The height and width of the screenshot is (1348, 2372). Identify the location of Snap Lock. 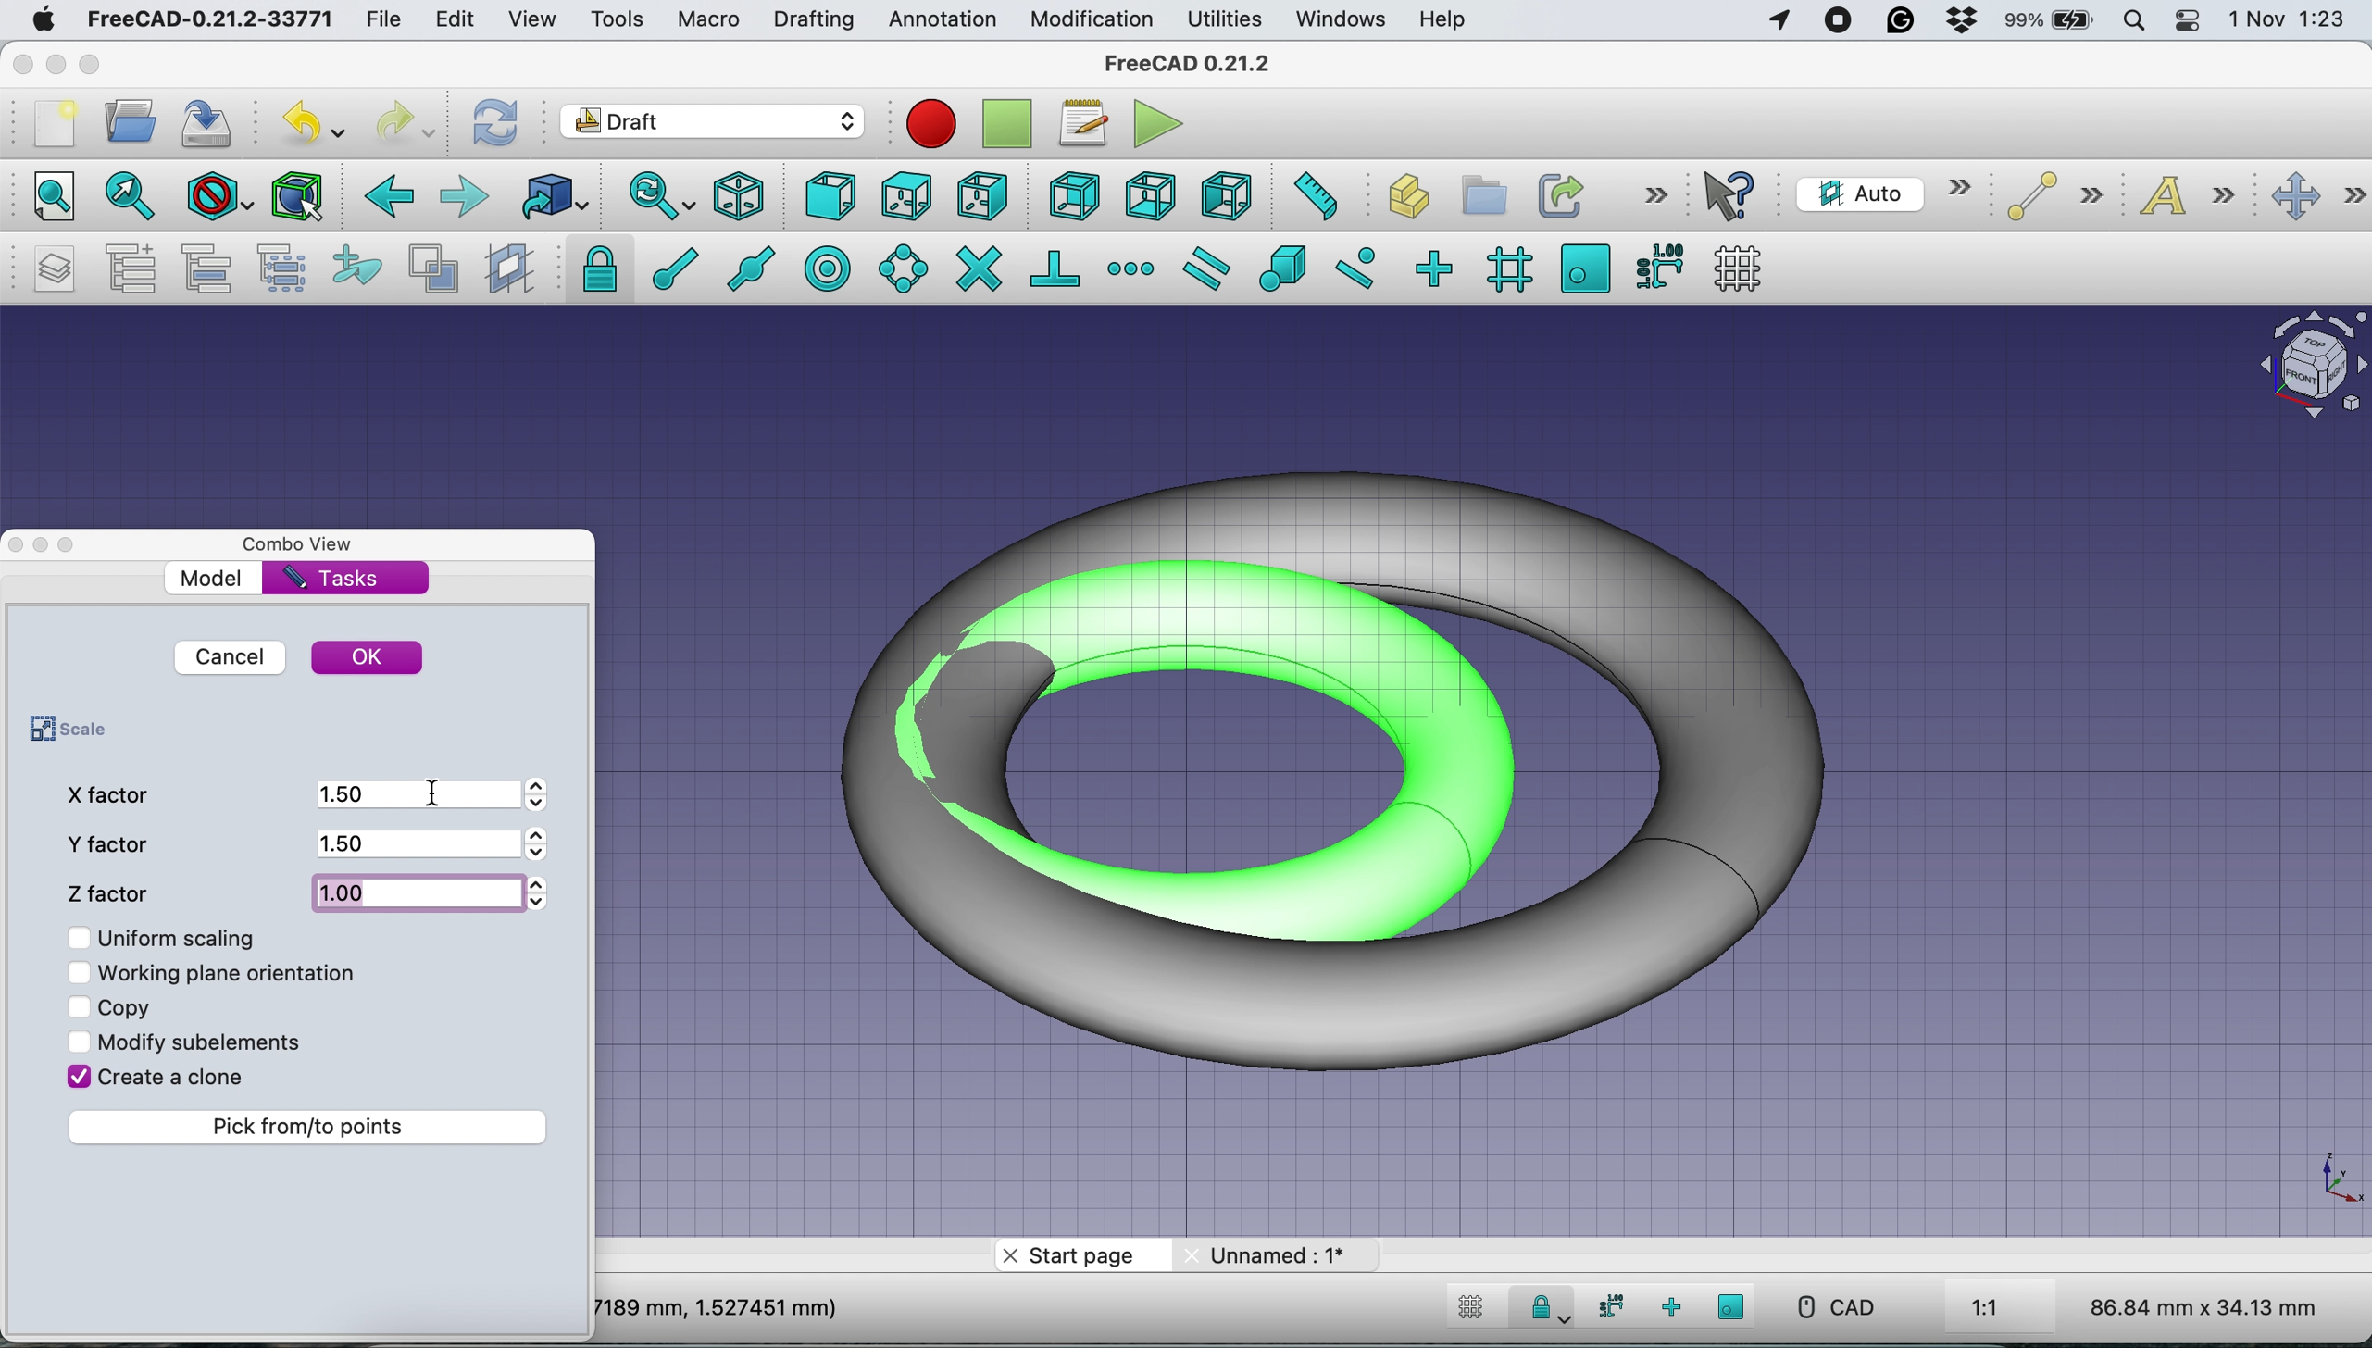
(1545, 1305).